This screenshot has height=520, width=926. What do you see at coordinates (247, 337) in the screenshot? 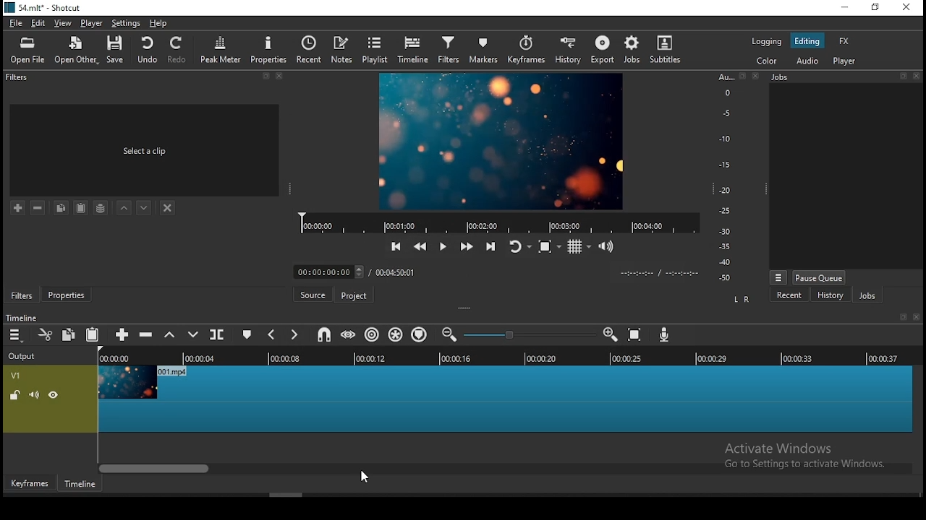
I see `create/edit marker` at bounding box center [247, 337].